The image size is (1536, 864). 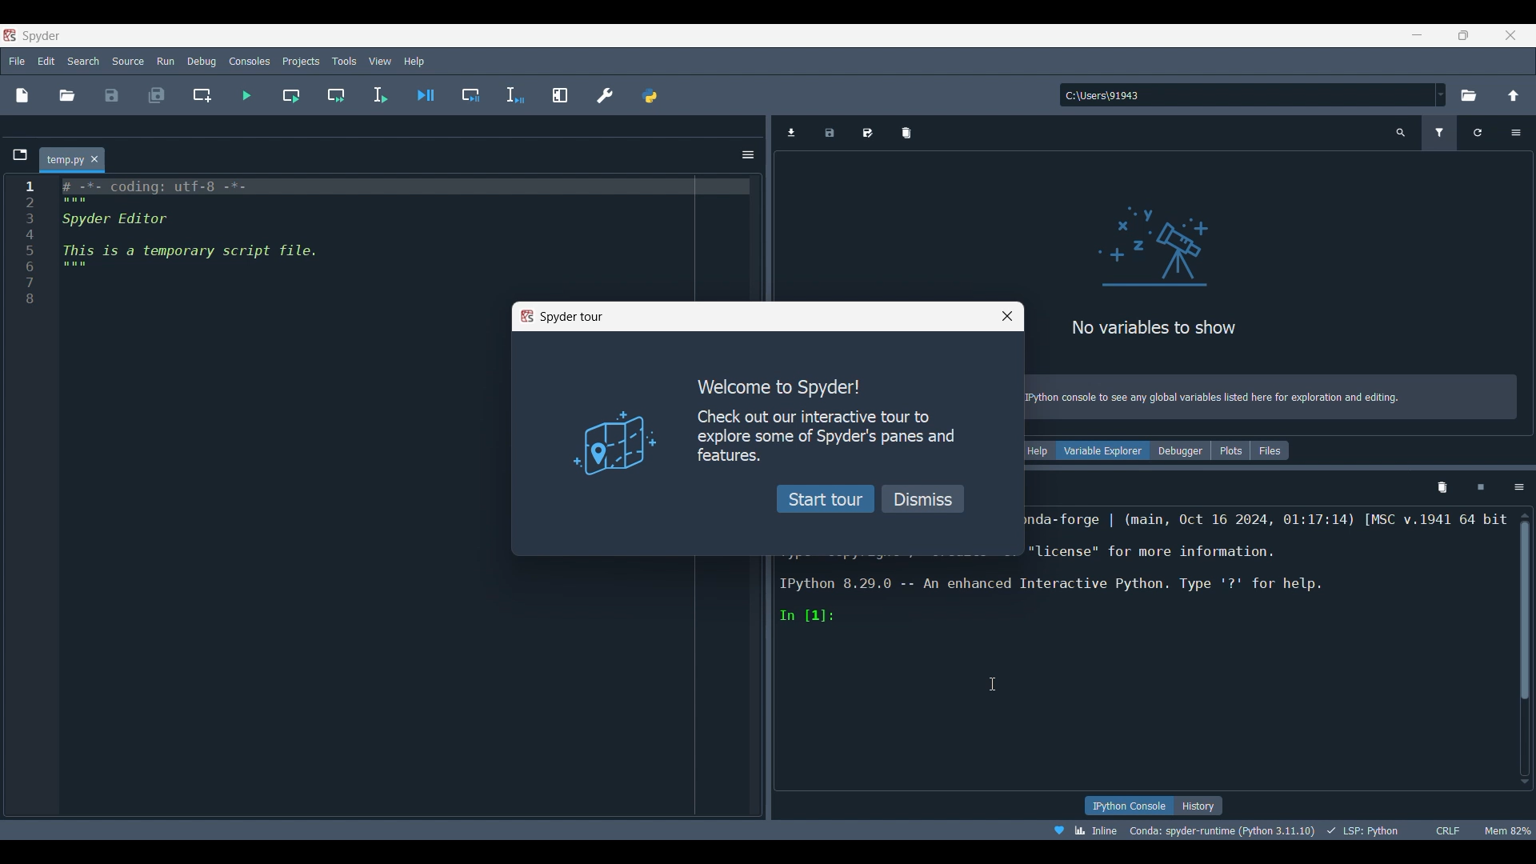 I want to click on menu, so click(x=1518, y=487).